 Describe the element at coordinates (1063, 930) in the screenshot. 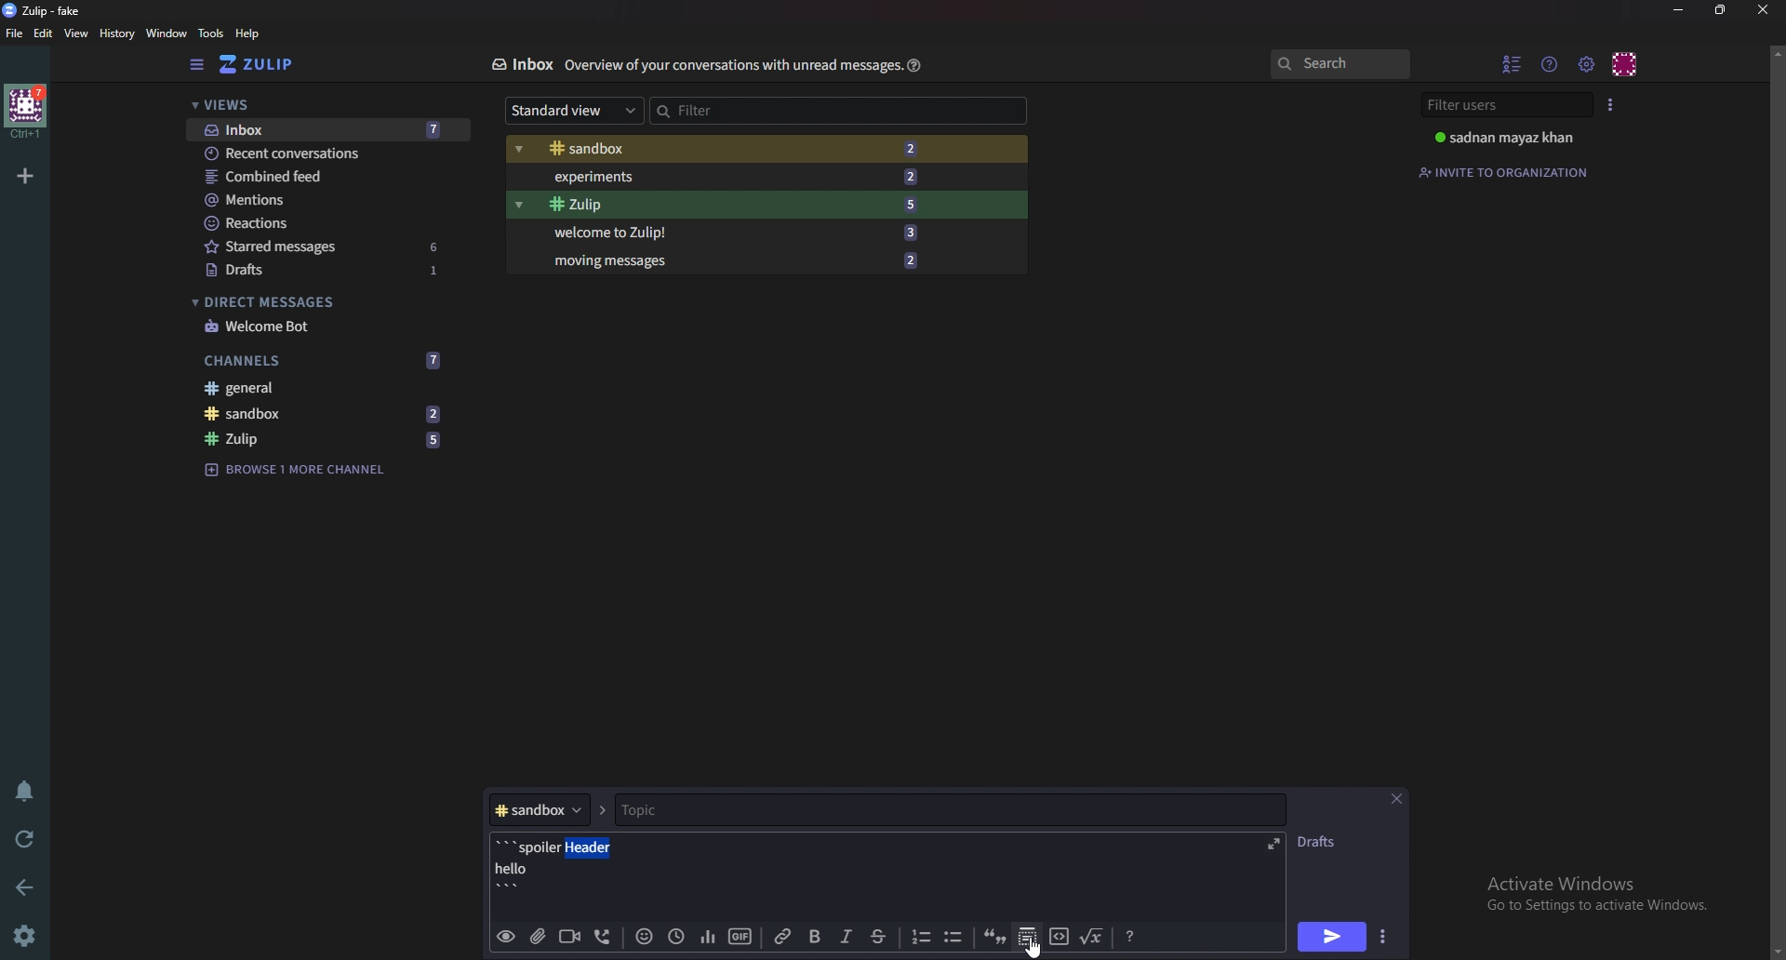

I see `code` at that location.